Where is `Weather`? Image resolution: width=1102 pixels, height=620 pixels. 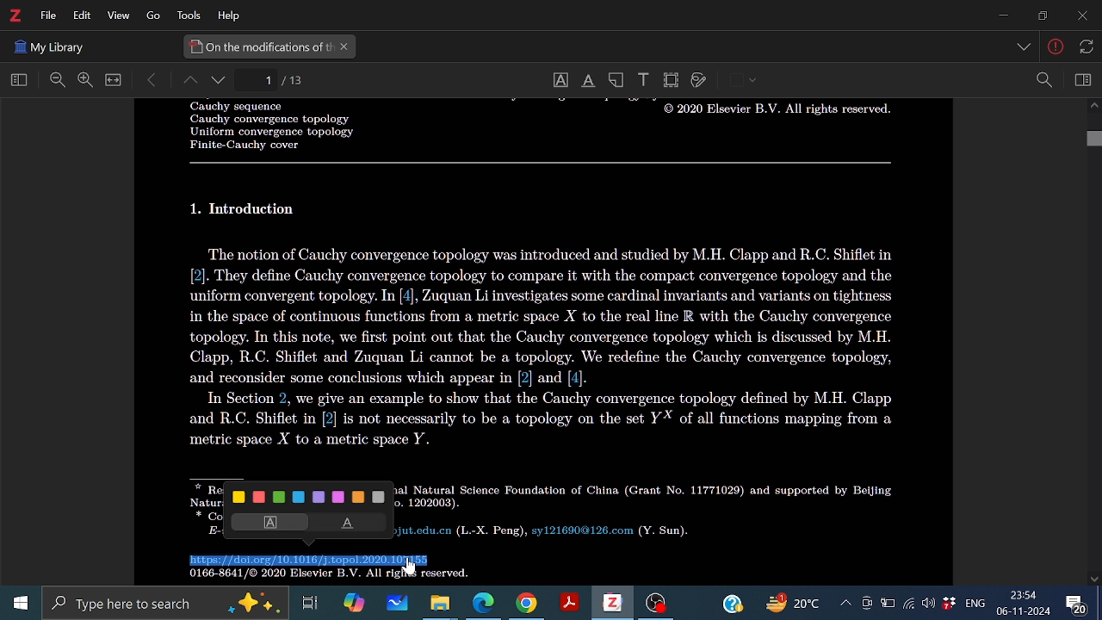
Weather is located at coordinates (796, 604).